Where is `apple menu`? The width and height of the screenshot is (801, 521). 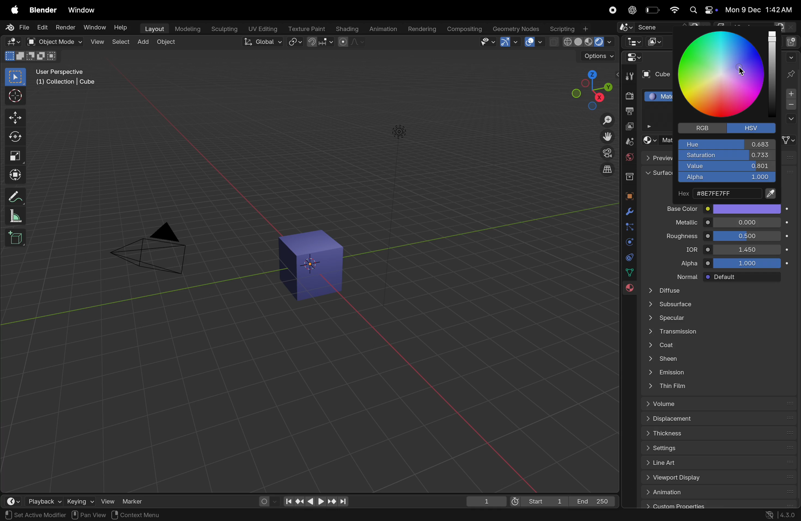
apple menu is located at coordinates (13, 9).